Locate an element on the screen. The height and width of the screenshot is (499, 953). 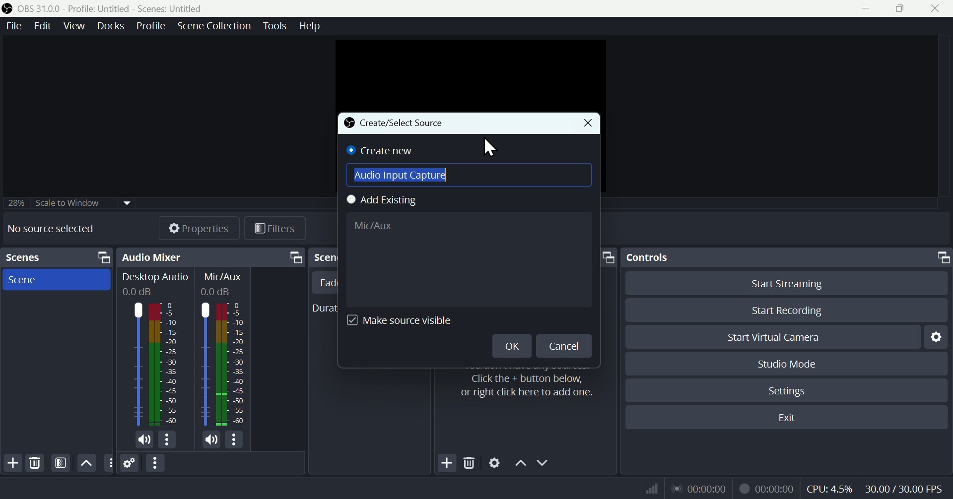
(un)check Make source visible is located at coordinates (406, 321).